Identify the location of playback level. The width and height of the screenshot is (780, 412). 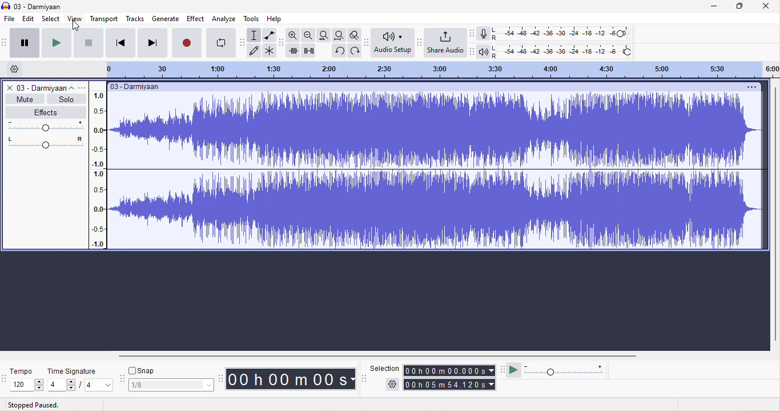
(572, 52).